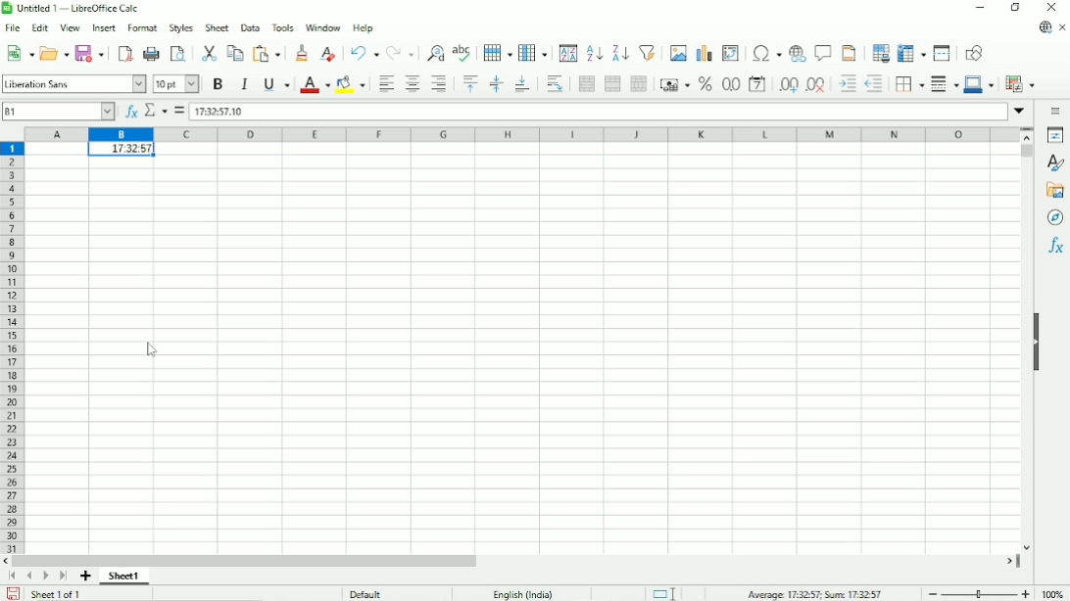 Image resolution: width=1070 pixels, height=601 pixels. Describe the element at coordinates (463, 51) in the screenshot. I see `Spell check` at that location.